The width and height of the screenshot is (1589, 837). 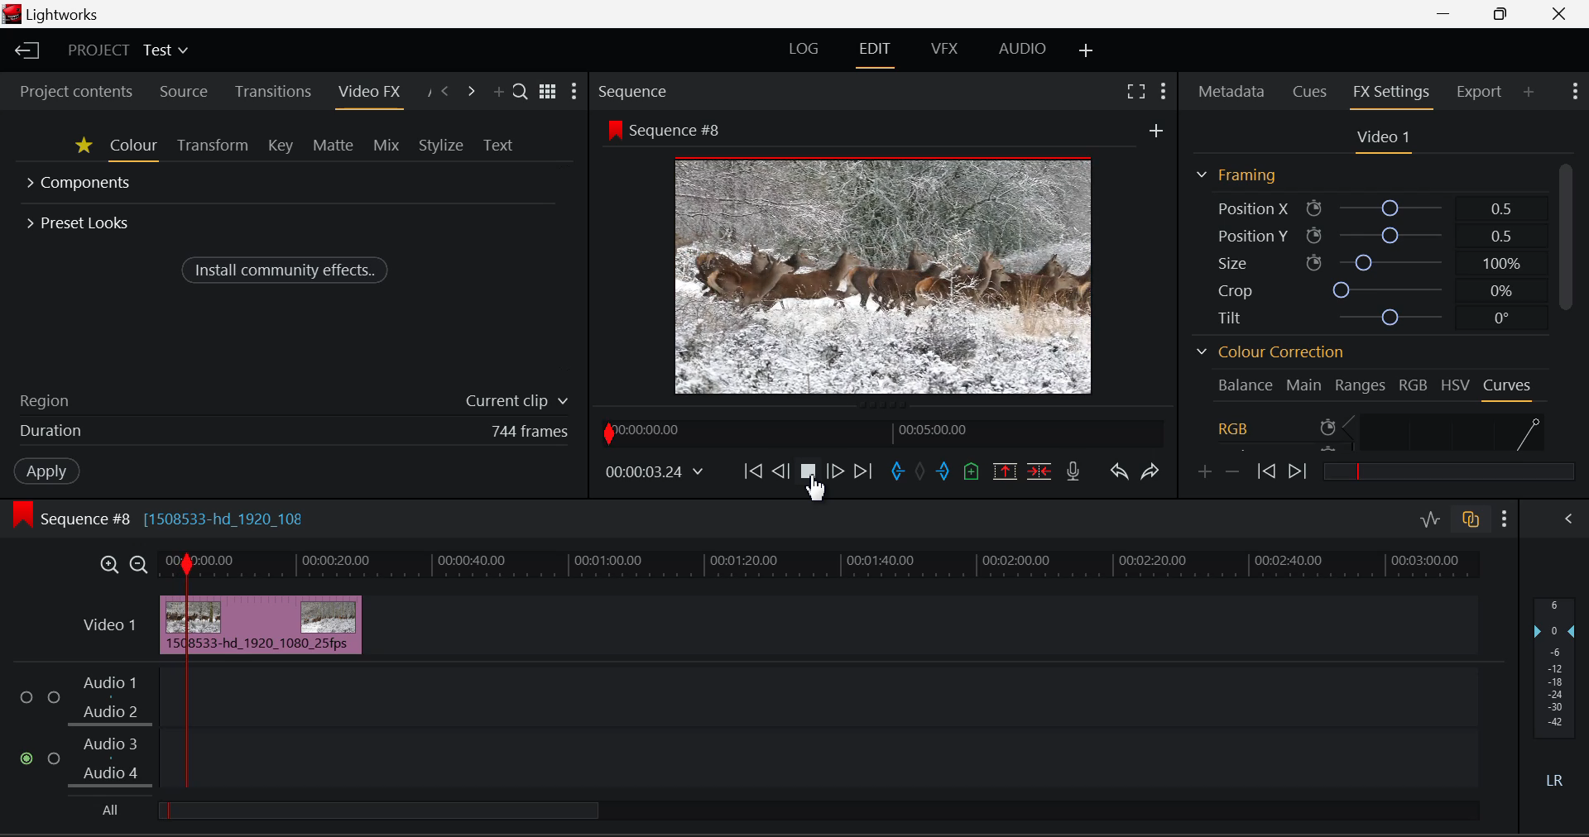 I want to click on Ranges, so click(x=1361, y=385).